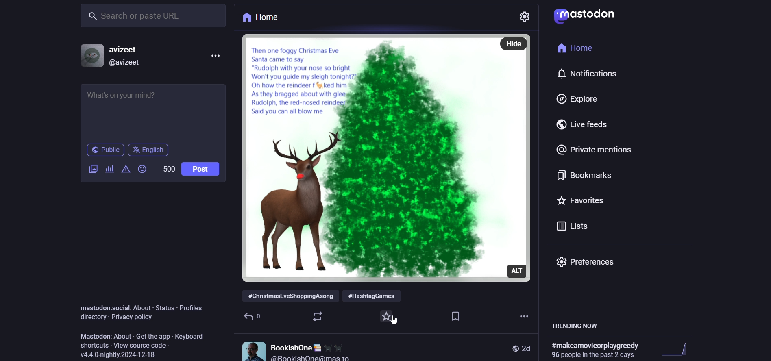  Describe the element at coordinates (133, 320) in the screenshot. I see `privacy policy` at that location.